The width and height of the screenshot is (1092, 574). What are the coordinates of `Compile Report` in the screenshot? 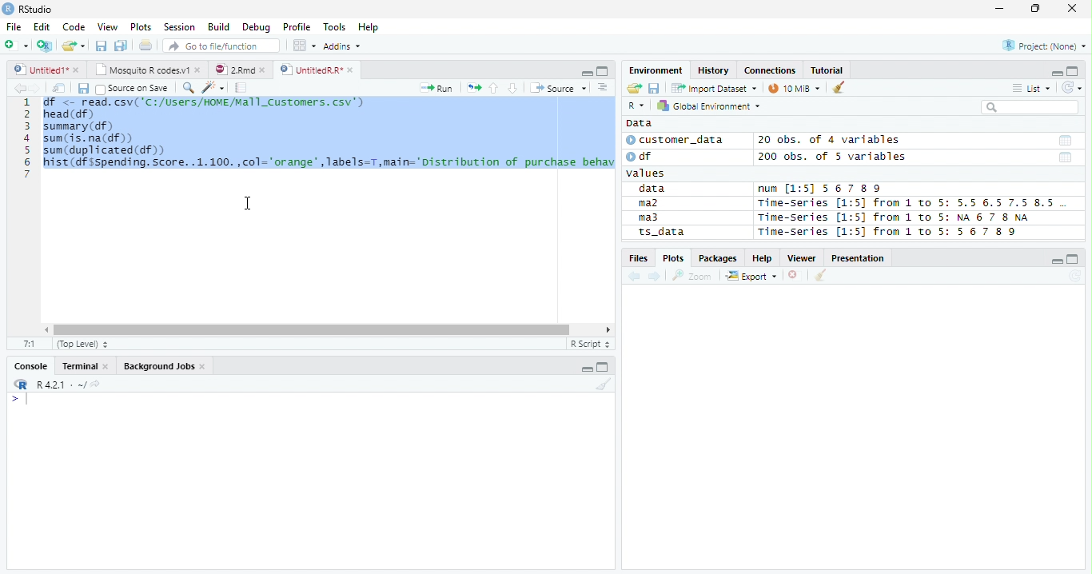 It's located at (241, 88).